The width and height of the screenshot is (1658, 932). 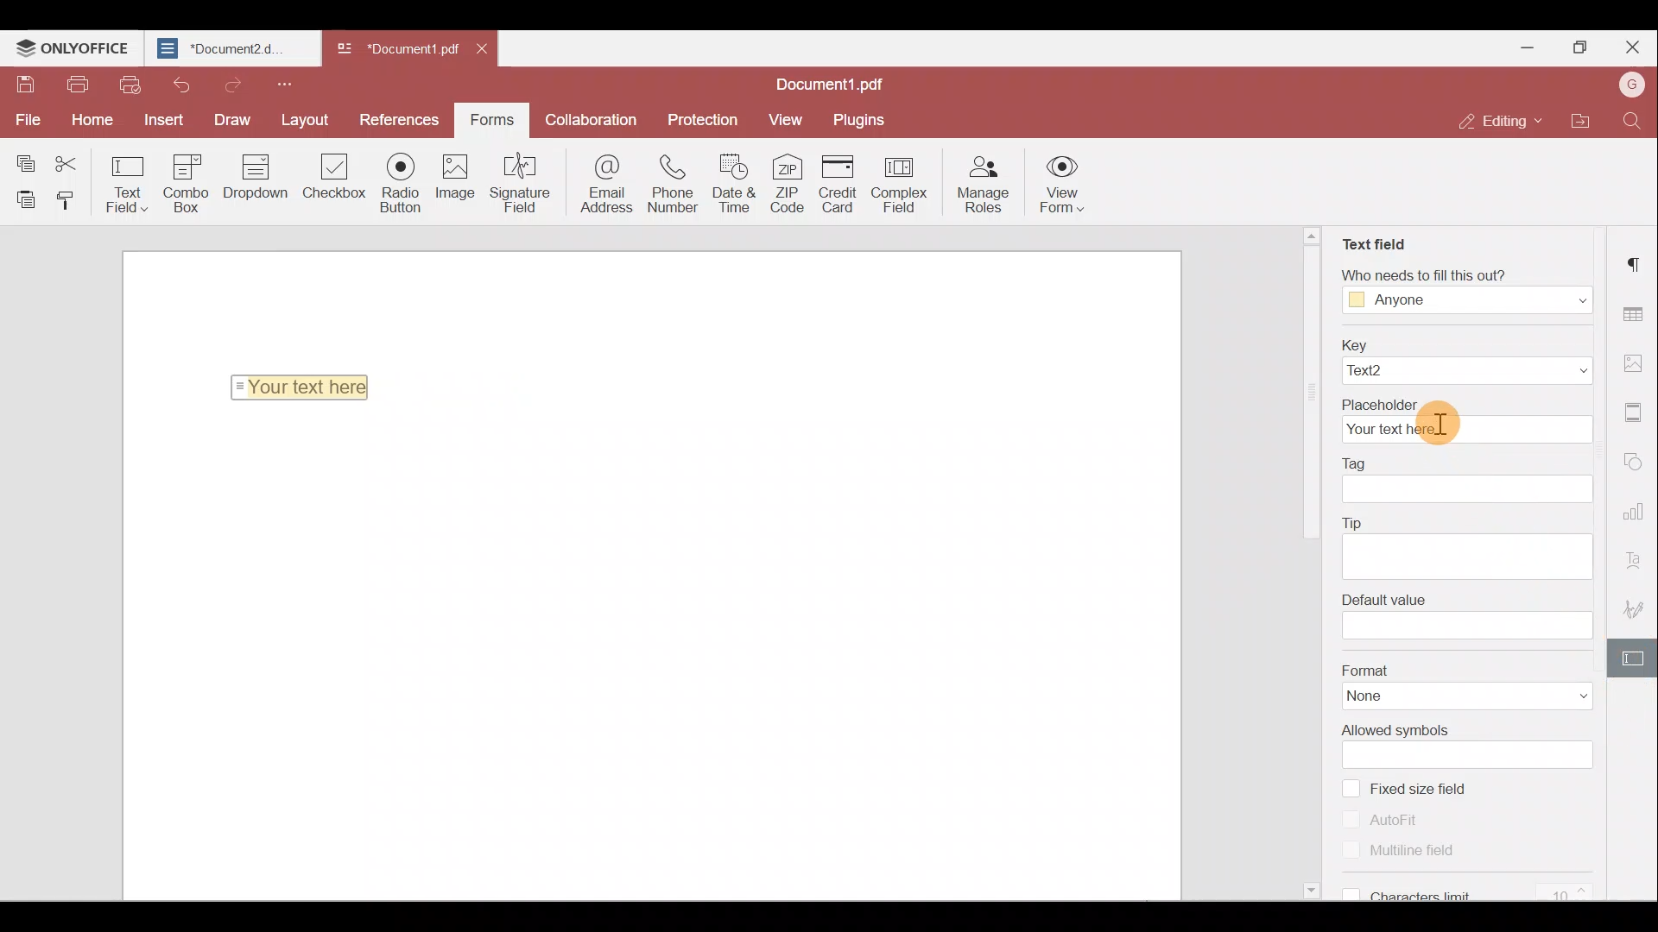 What do you see at coordinates (1465, 401) in the screenshot?
I see `Placeholder` at bounding box center [1465, 401].